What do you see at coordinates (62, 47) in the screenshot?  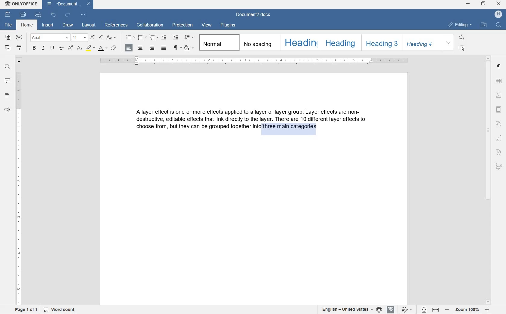 I see `strike through` at bounding box center [62, 47].